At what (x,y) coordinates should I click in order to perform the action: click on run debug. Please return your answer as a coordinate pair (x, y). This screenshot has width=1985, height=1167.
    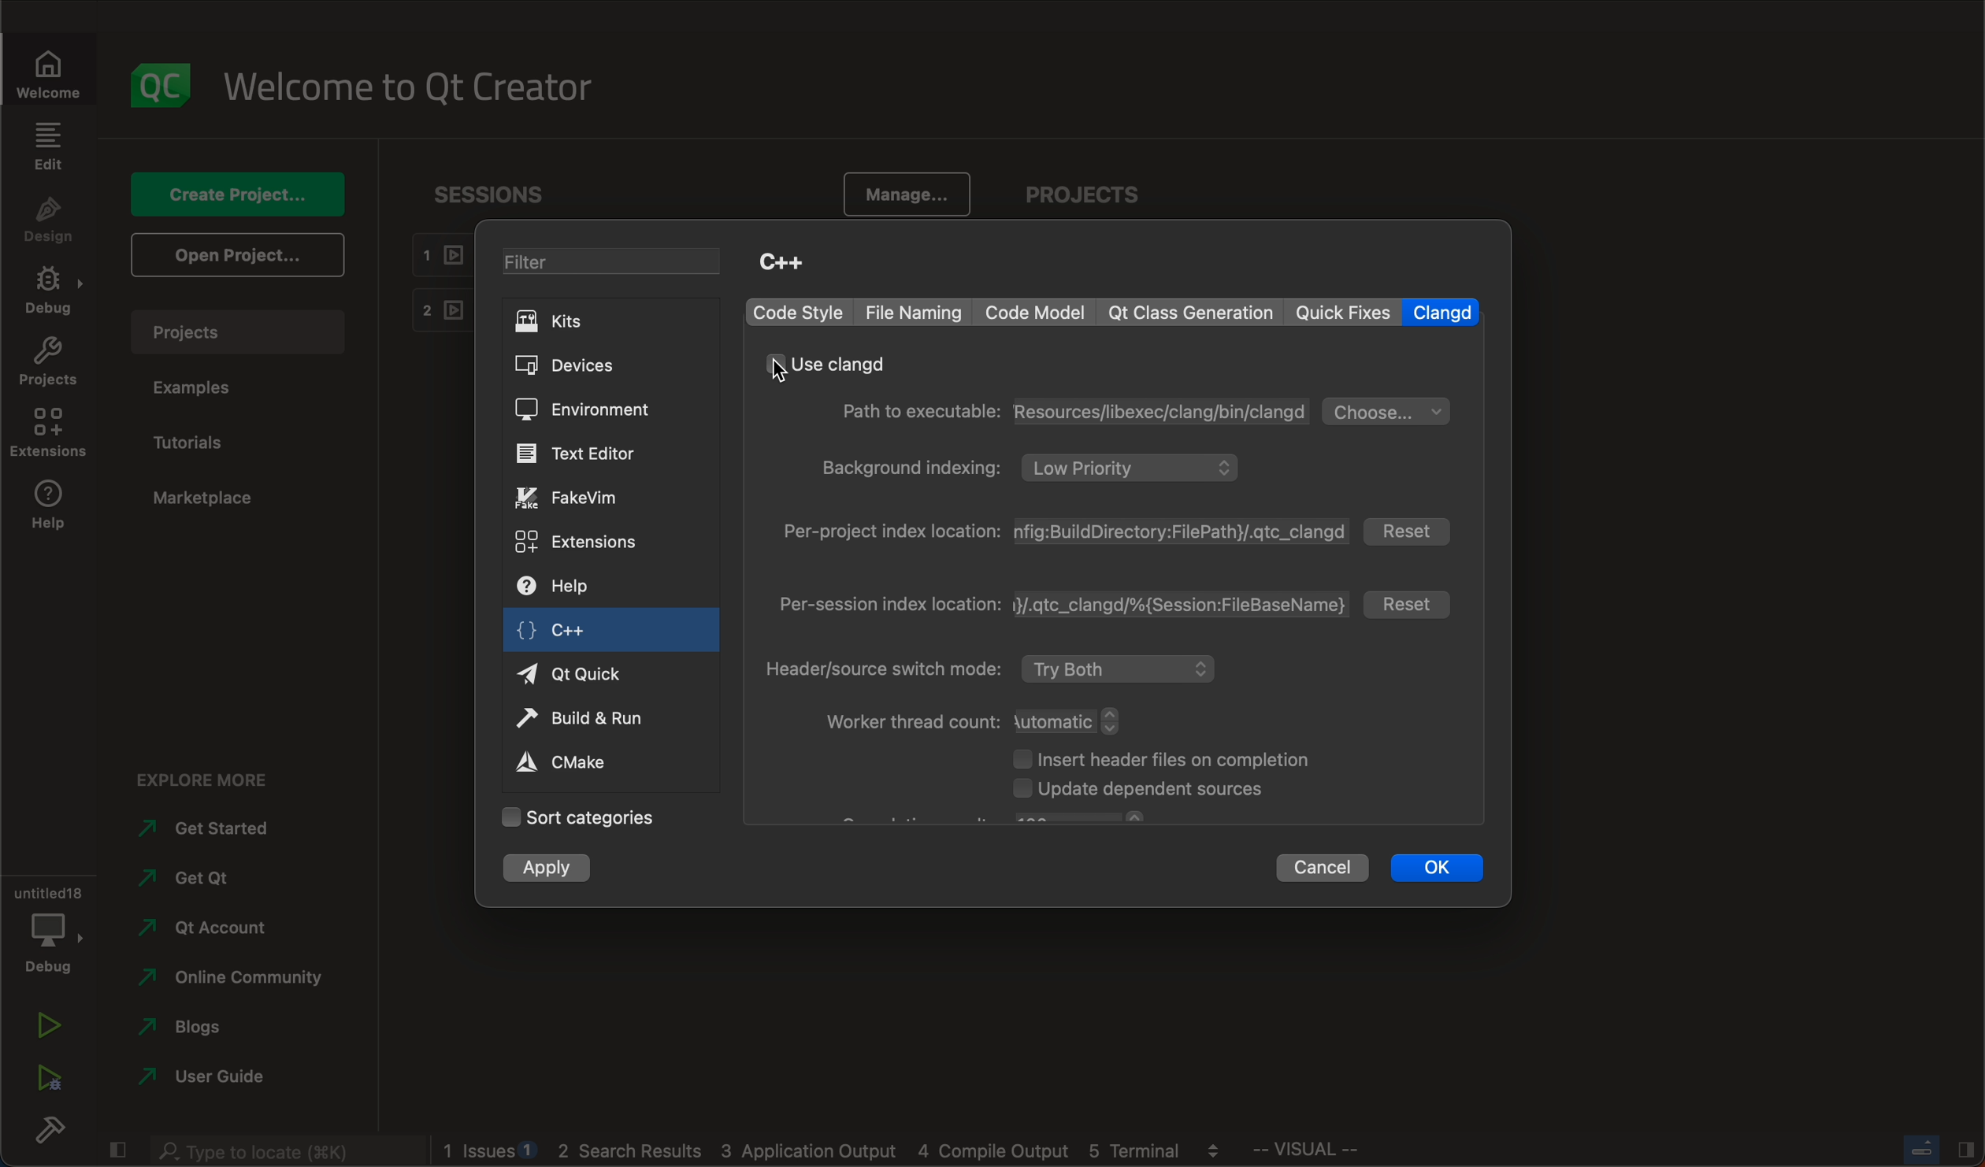
    Looking at the image, I should click on (51, 1078).